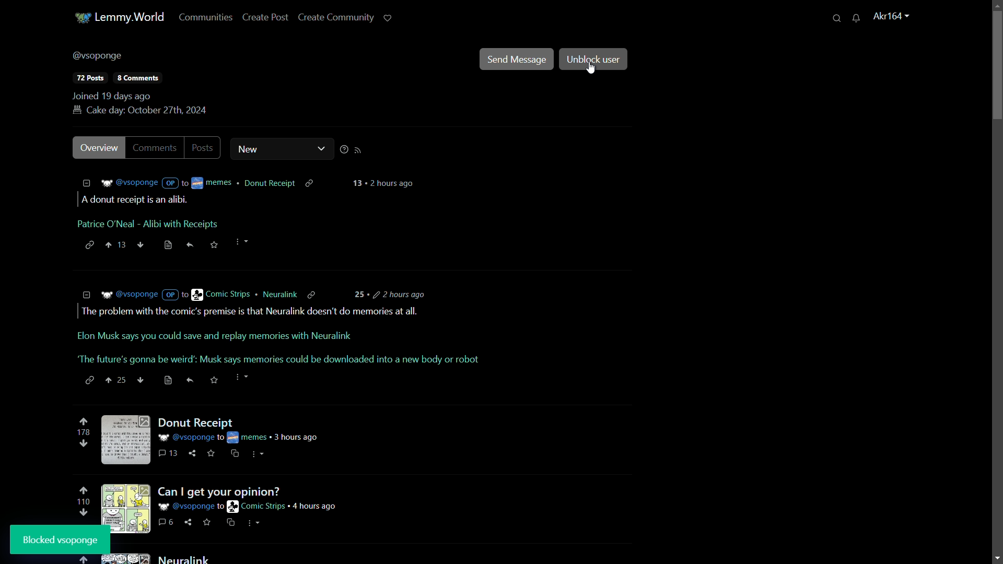 This screenshot has height=564, width=1003. I want to click on copylink, so click(315, 293).